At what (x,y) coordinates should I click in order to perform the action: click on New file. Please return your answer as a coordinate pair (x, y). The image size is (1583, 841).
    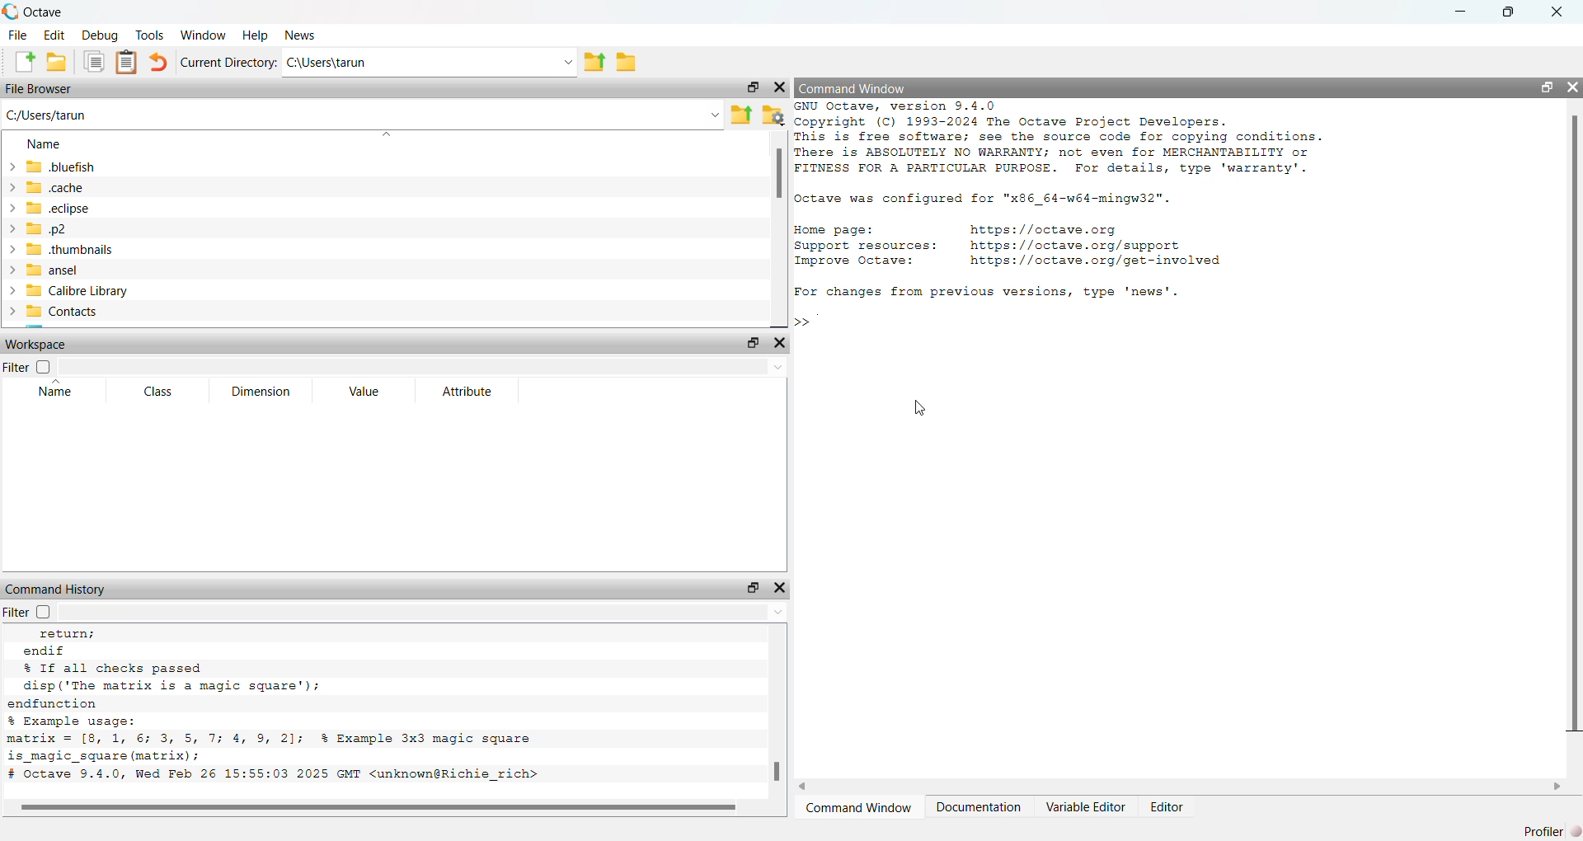
    Looking at the image, I should click on (24, 61).